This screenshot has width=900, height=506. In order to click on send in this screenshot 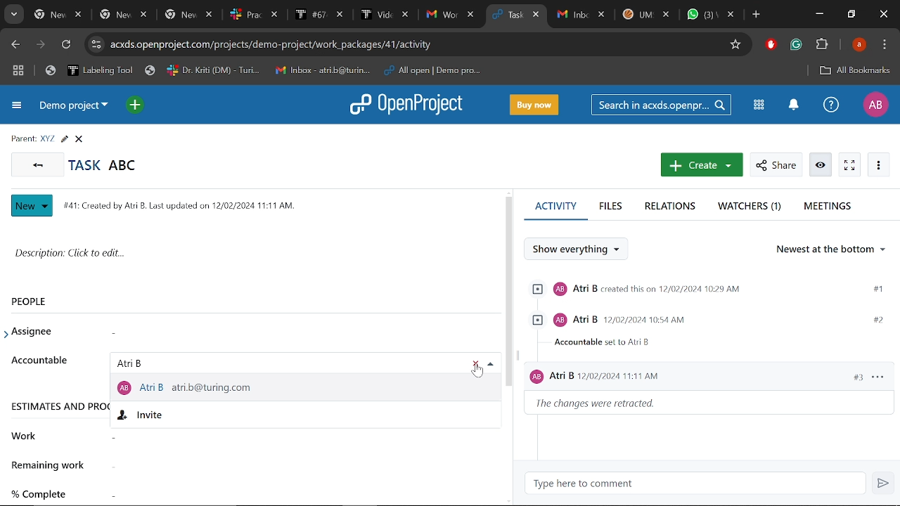, I will do `click(885, 484)`.